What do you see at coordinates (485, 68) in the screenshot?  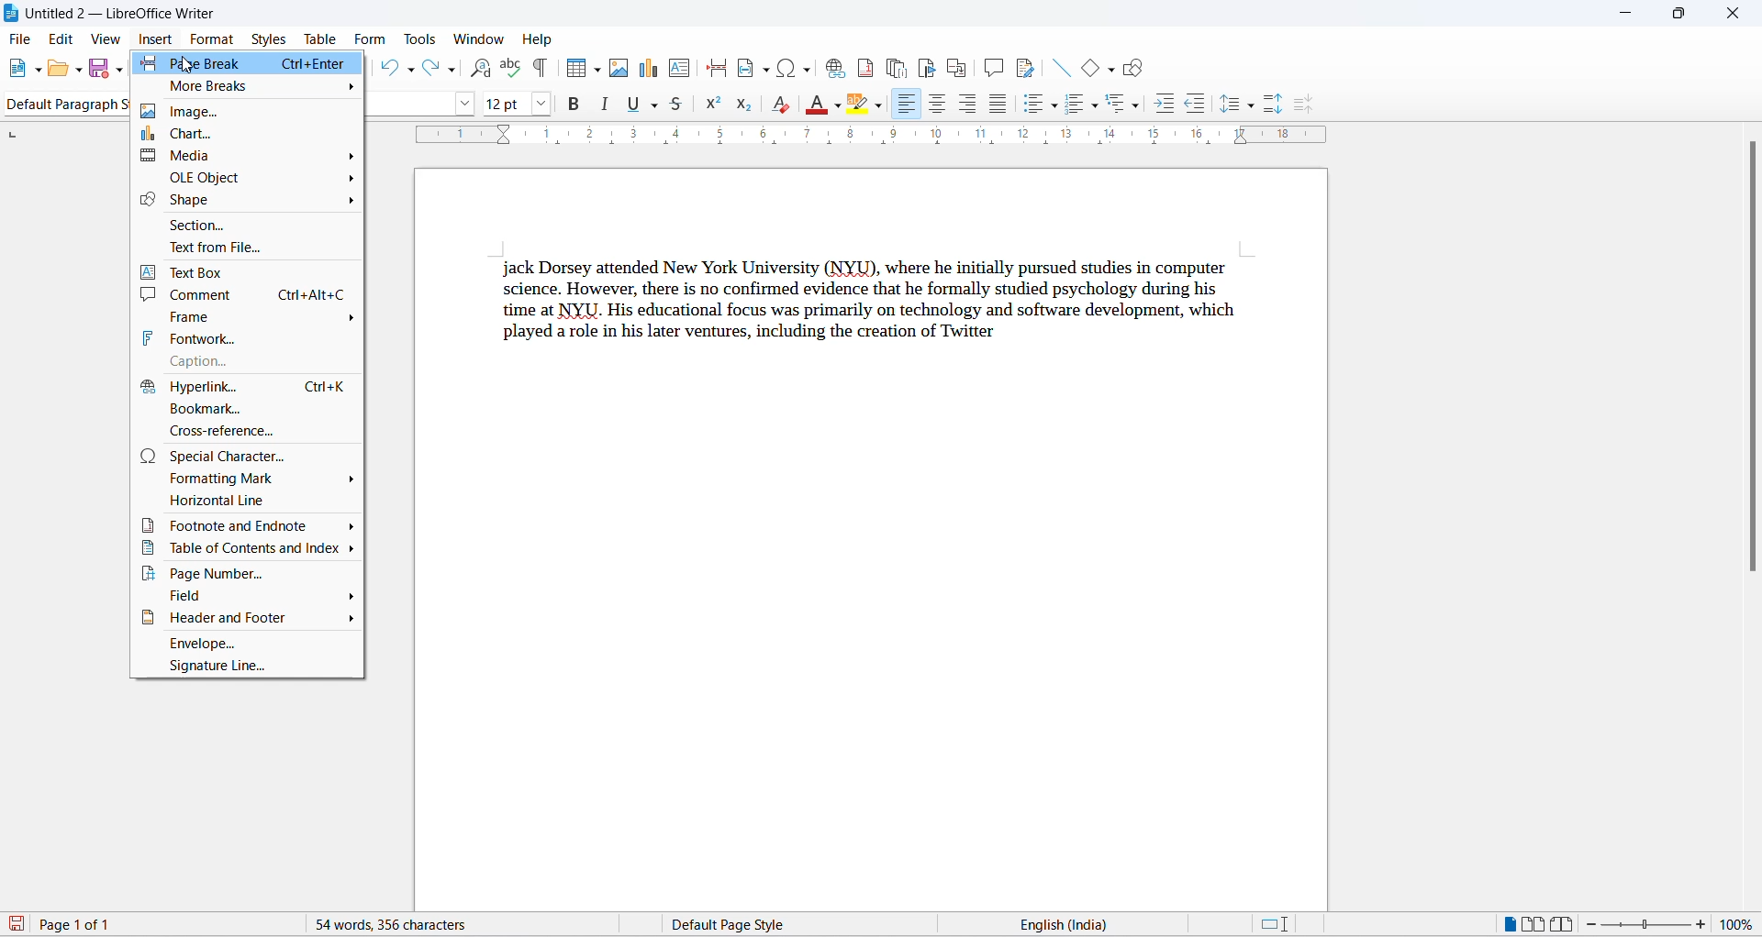 I see `find and replace` at bounding box center [485, 68].